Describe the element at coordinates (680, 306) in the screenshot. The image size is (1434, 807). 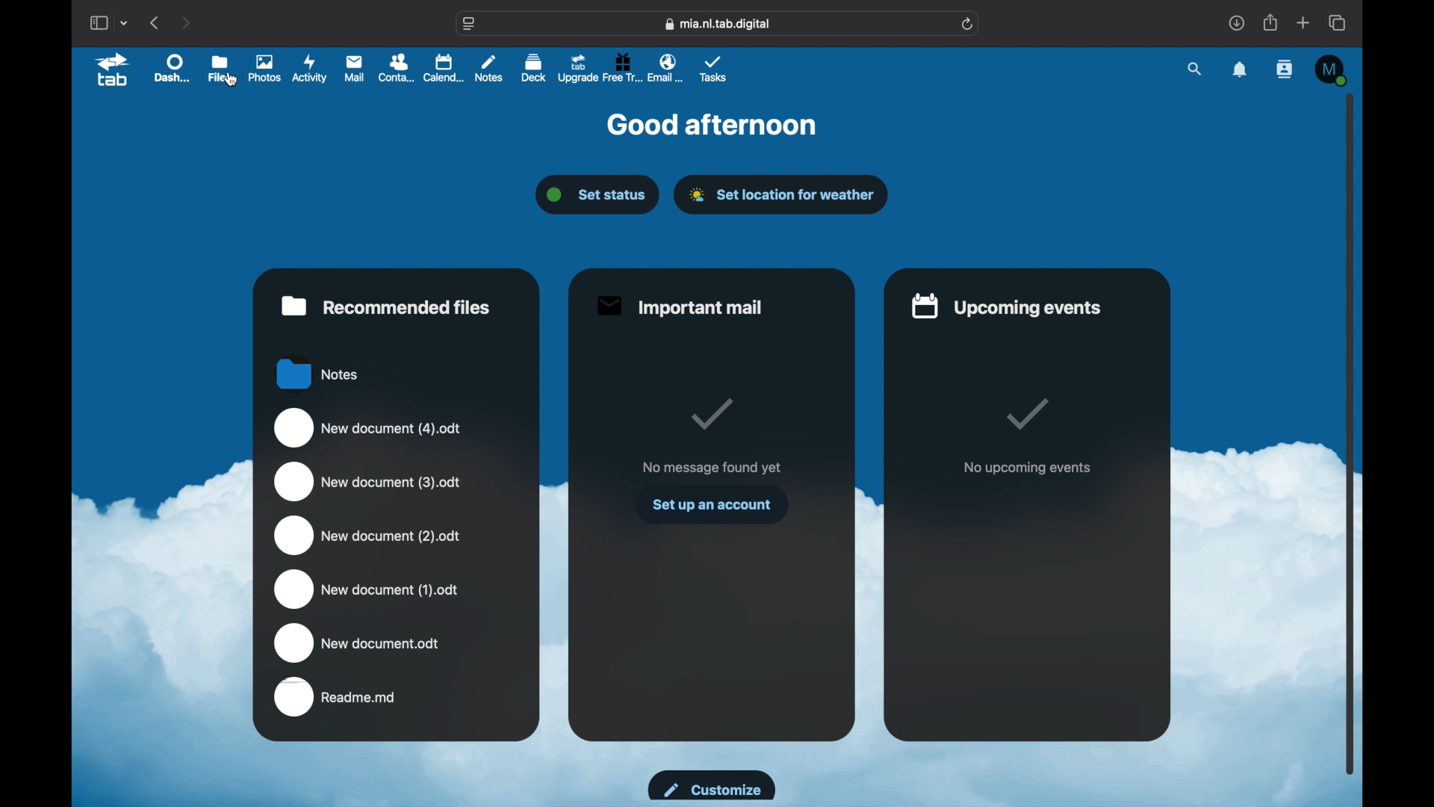
I see `important mail` at that location.